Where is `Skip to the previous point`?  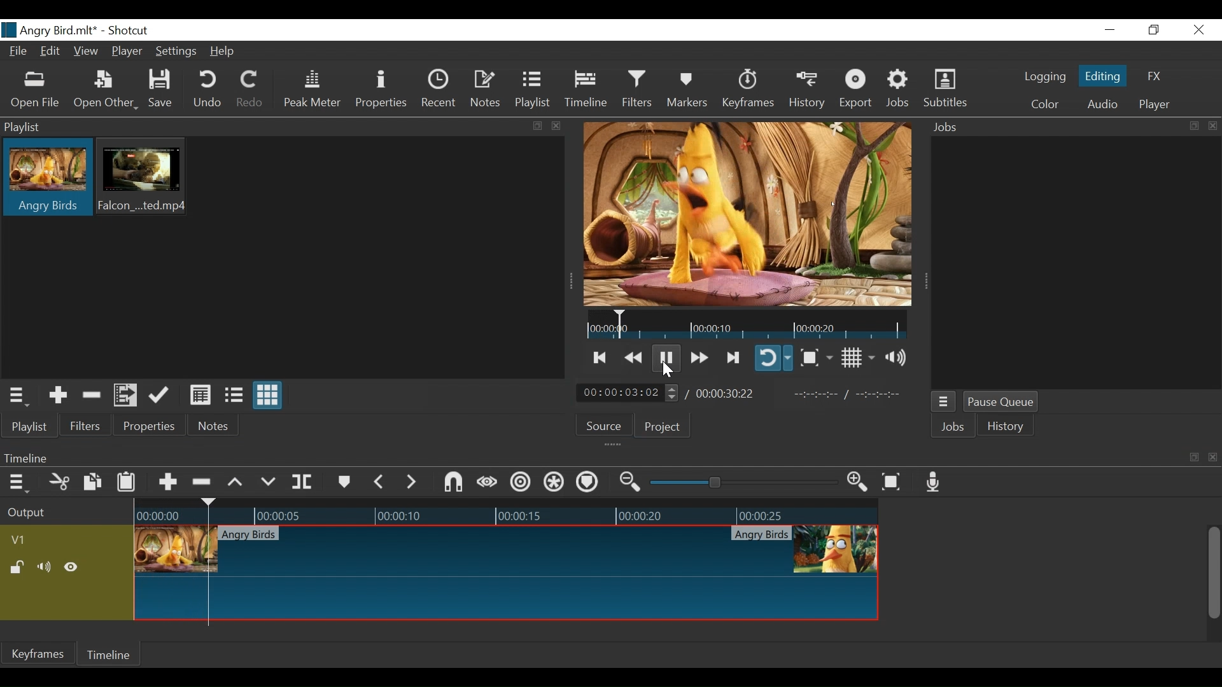
Skip to the previous point is located at coordinates (600, 357).